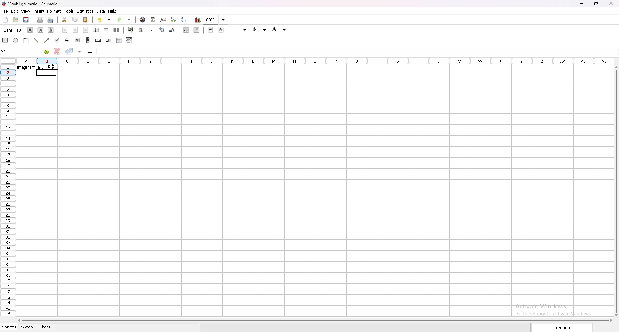  What do you see at coordinates (216, 19) in the screenshot?
I see `zoom` at bounding box center [216, 19].